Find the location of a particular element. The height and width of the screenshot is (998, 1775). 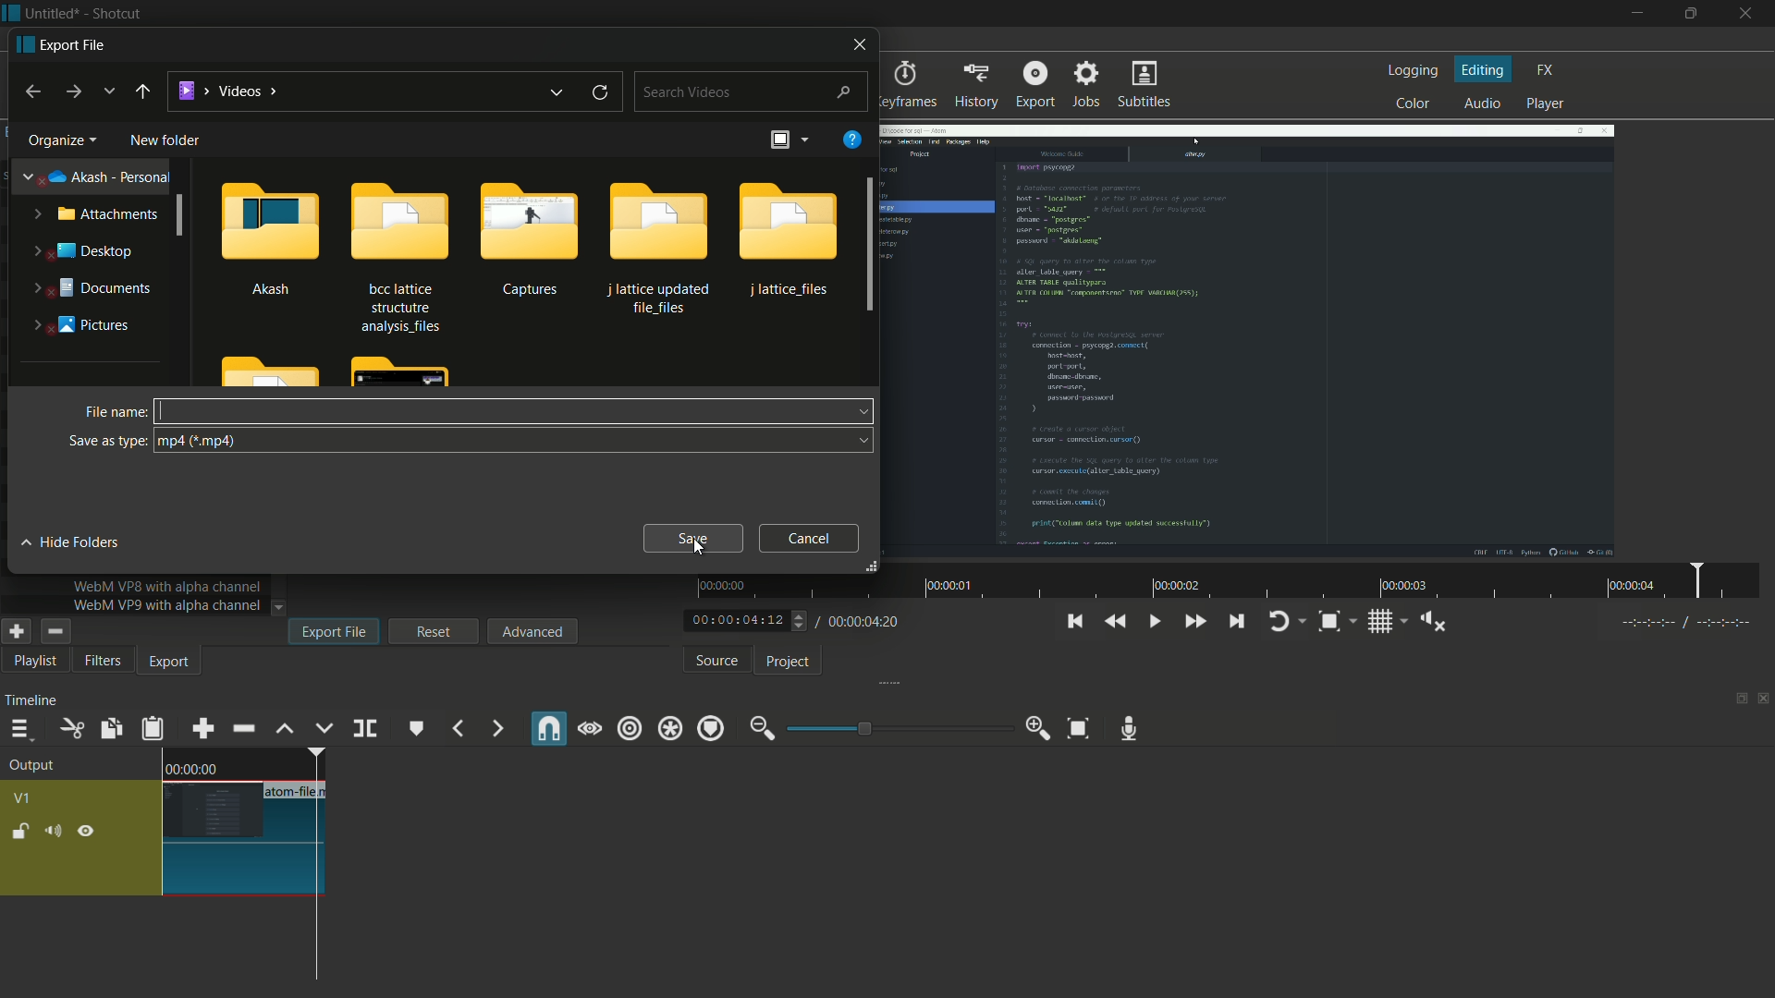

app name is located at coordinates (115, 13).